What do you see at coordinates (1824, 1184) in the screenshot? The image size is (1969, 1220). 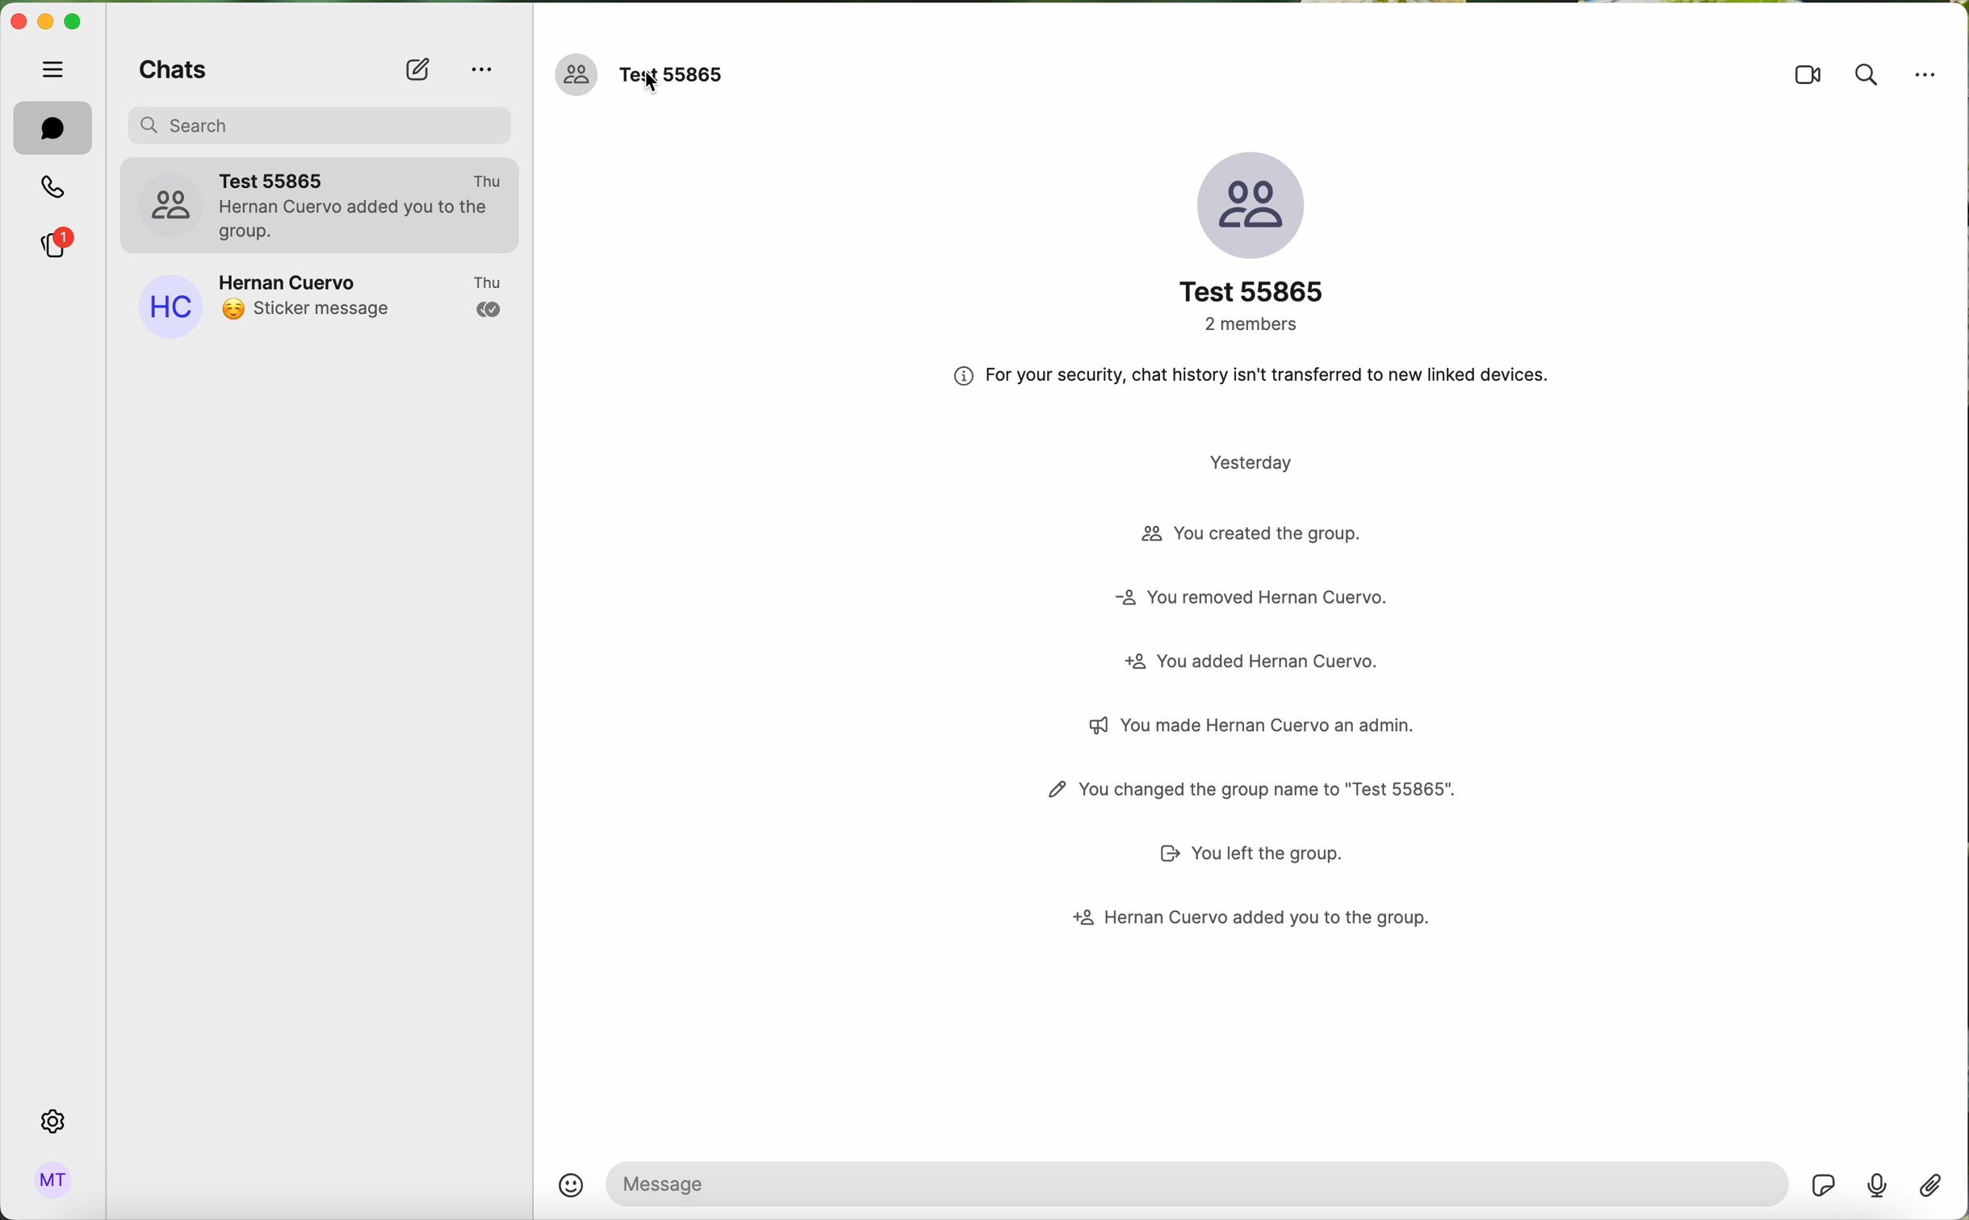 I see `gif` at bounding box center [1824, 1184].